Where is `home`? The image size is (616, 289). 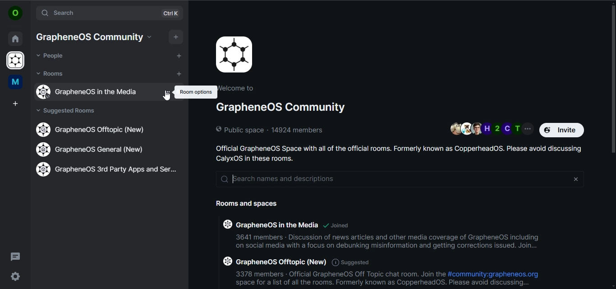 home is located at coordinates (15, 37).